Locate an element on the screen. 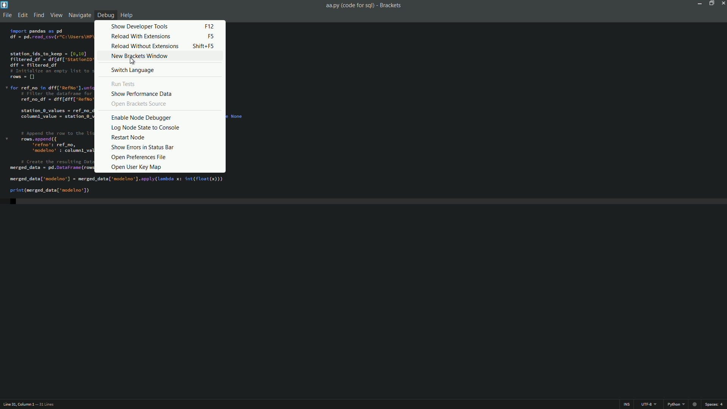 The width and height of the screenshot is (727, 409). Cursor on New Brackets Window is located at coordinates (133, 62).